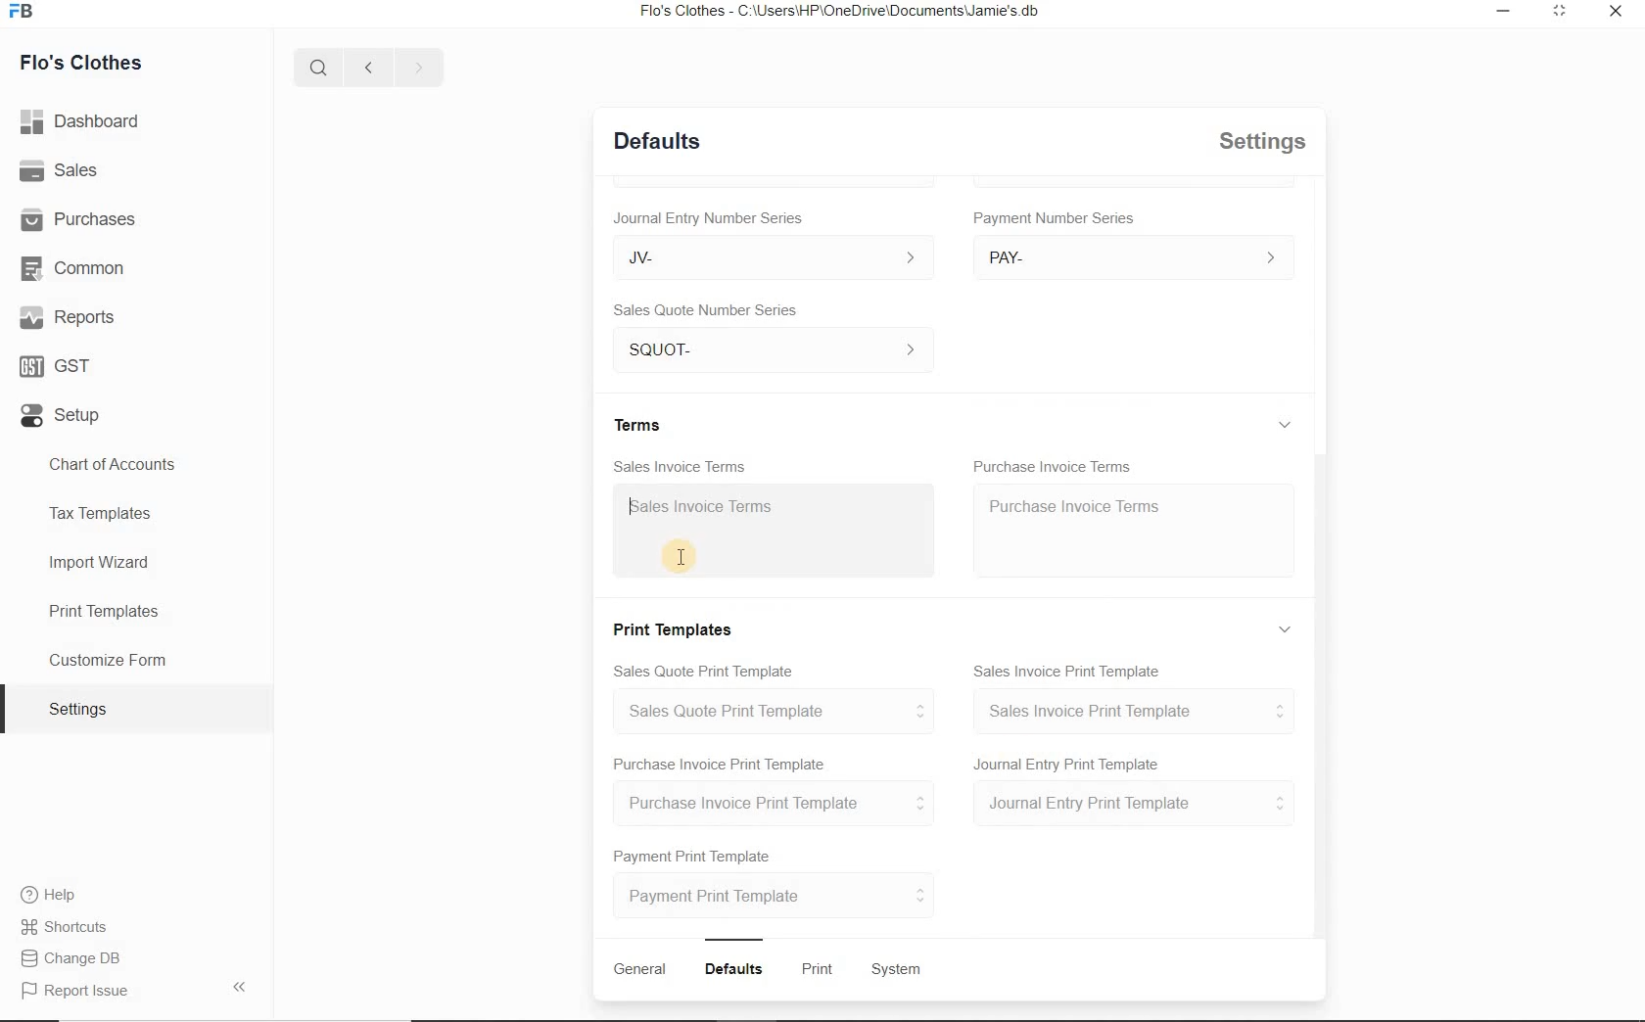 The height and width of the screenshot is (1022, 1645). I want to click on Terms, so click(637, 423).